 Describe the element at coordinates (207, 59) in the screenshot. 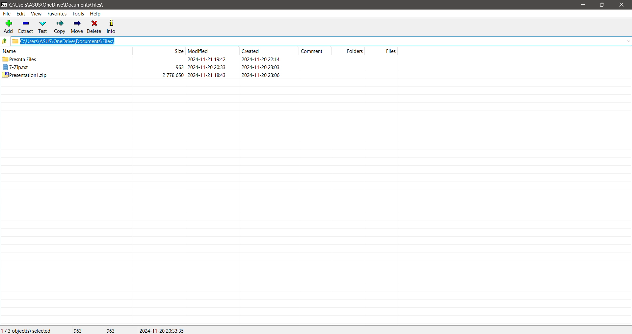

I see `modified date & time` at that location.